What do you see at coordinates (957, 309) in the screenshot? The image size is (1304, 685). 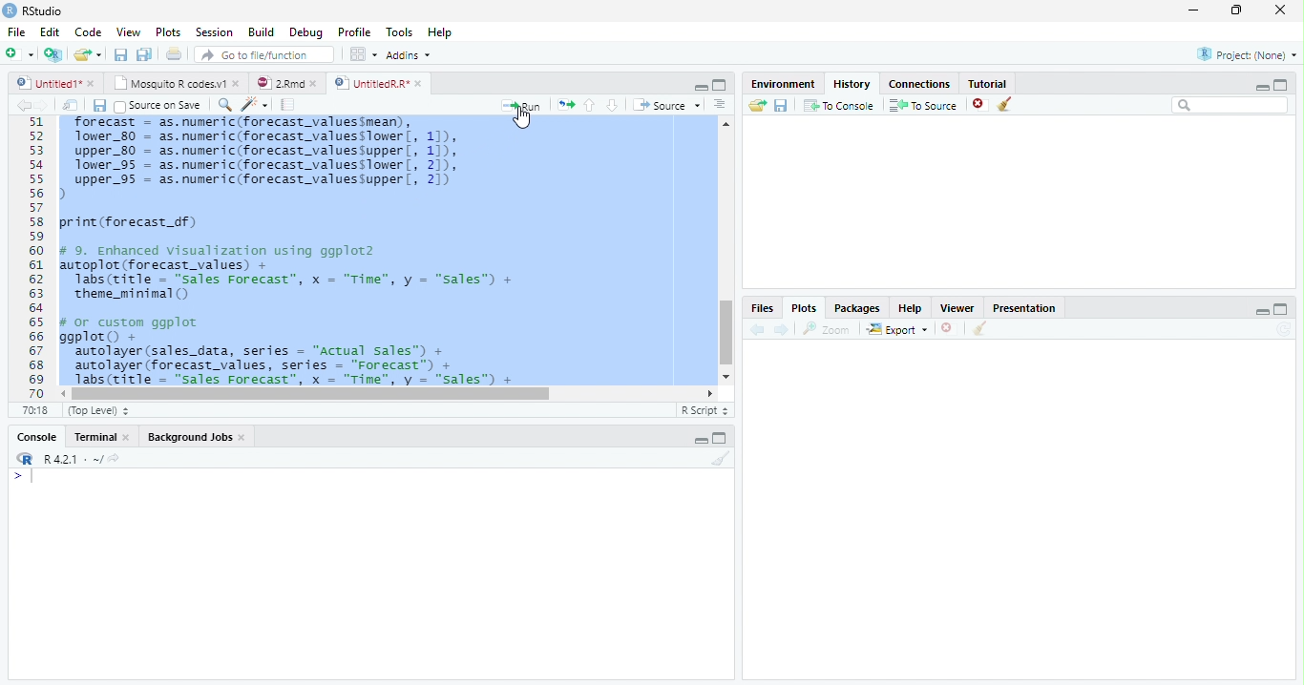 I see `viewer` at bounding box center [957, 309].